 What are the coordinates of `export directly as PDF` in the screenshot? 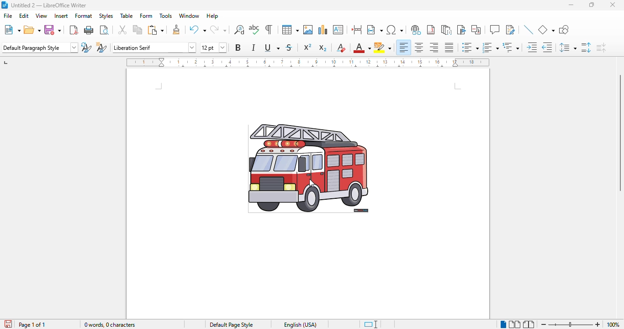 It's located at (74, 30).